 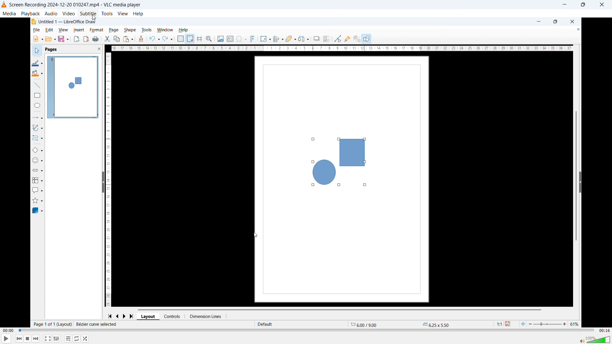 I want to click on bezier curve selected, so click(x=97, y=324).